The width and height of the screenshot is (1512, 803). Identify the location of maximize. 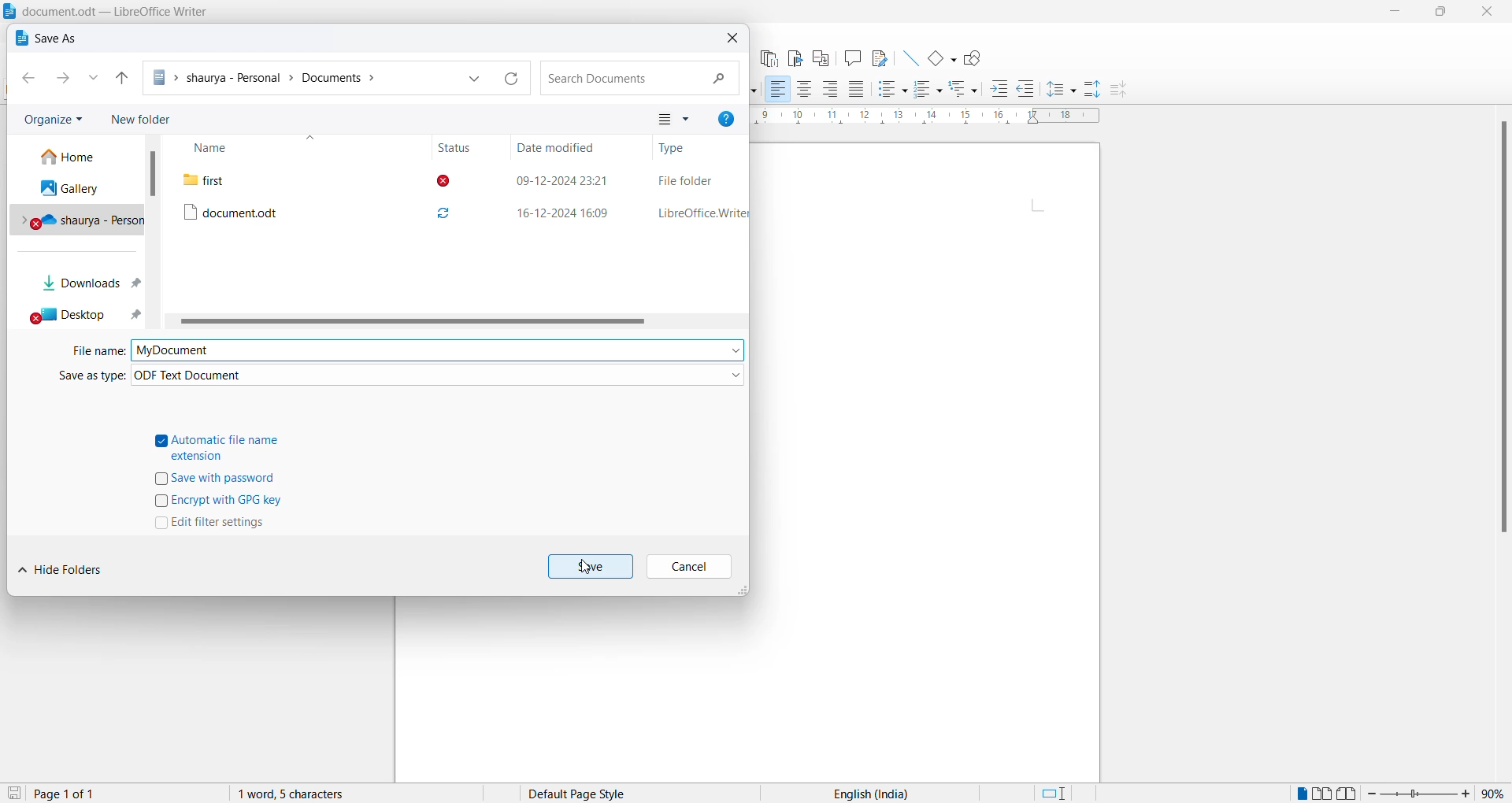
(1447, 13).